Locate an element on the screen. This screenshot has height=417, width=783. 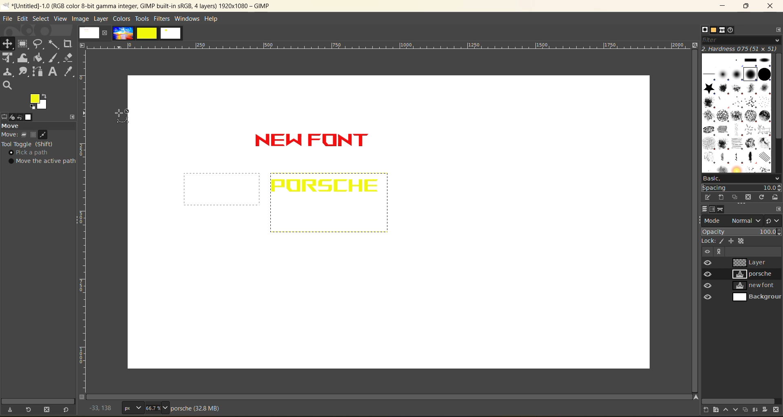
close is located at coordinates (770, 7).